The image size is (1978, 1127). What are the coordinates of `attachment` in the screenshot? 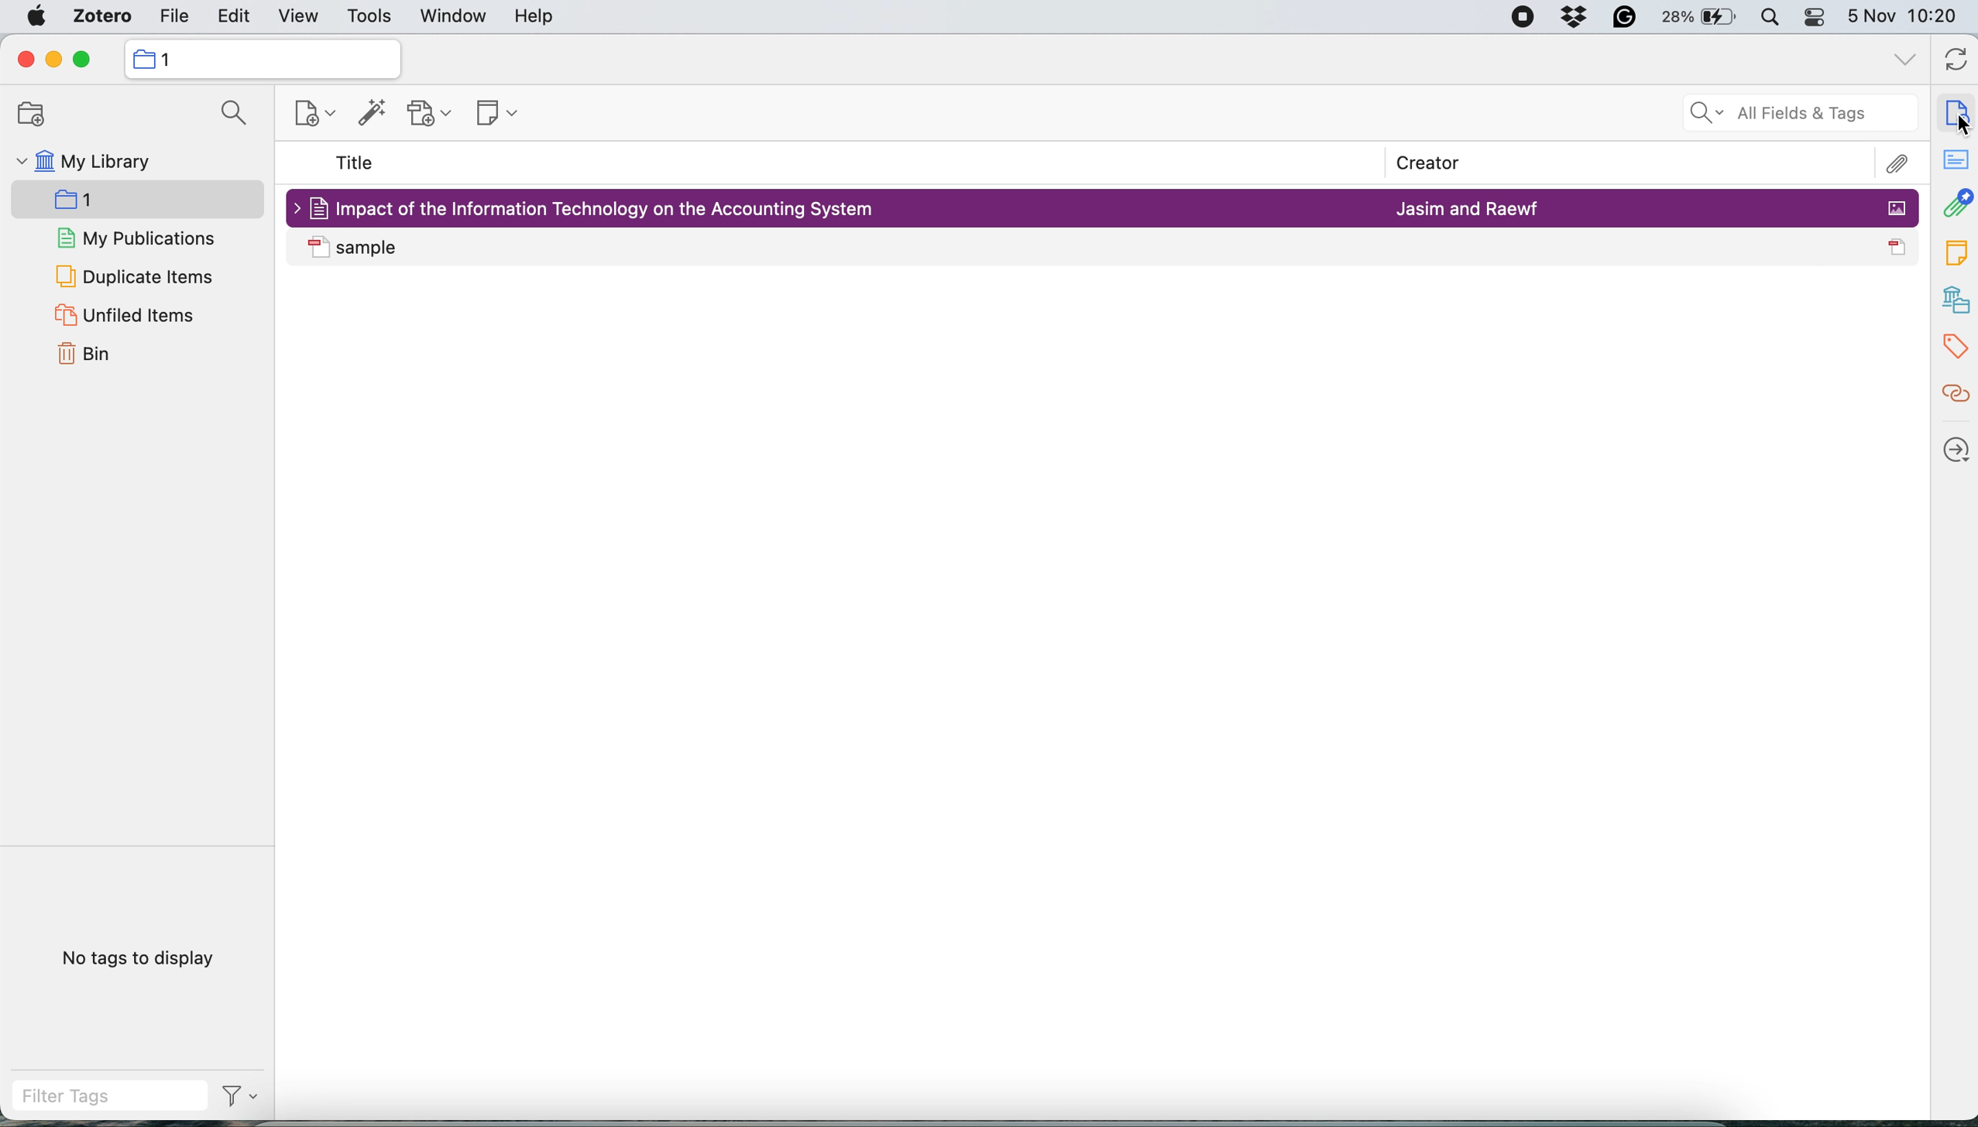 It's located at (1956, 204).